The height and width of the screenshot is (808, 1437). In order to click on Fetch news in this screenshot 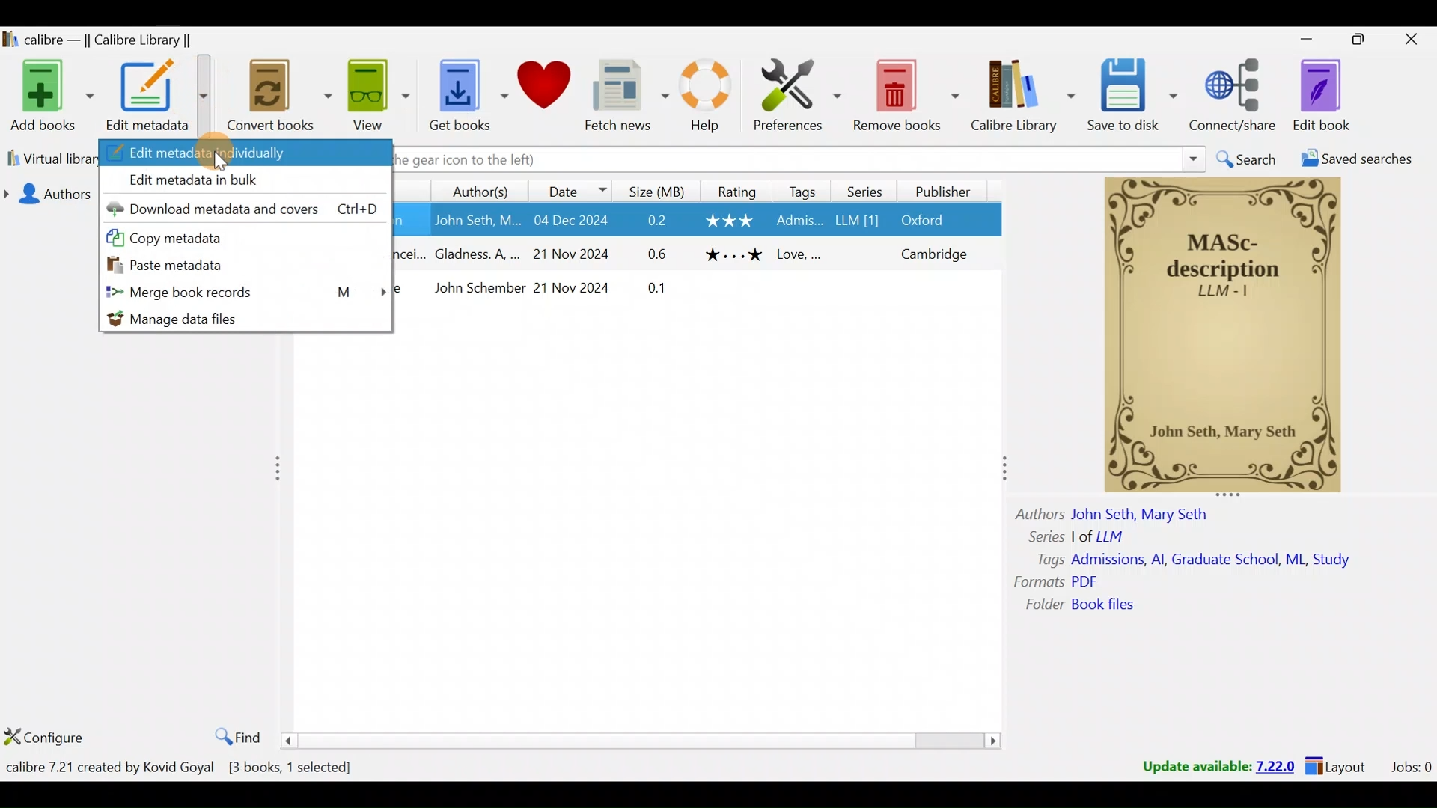, I will do `click(628, 100)`.